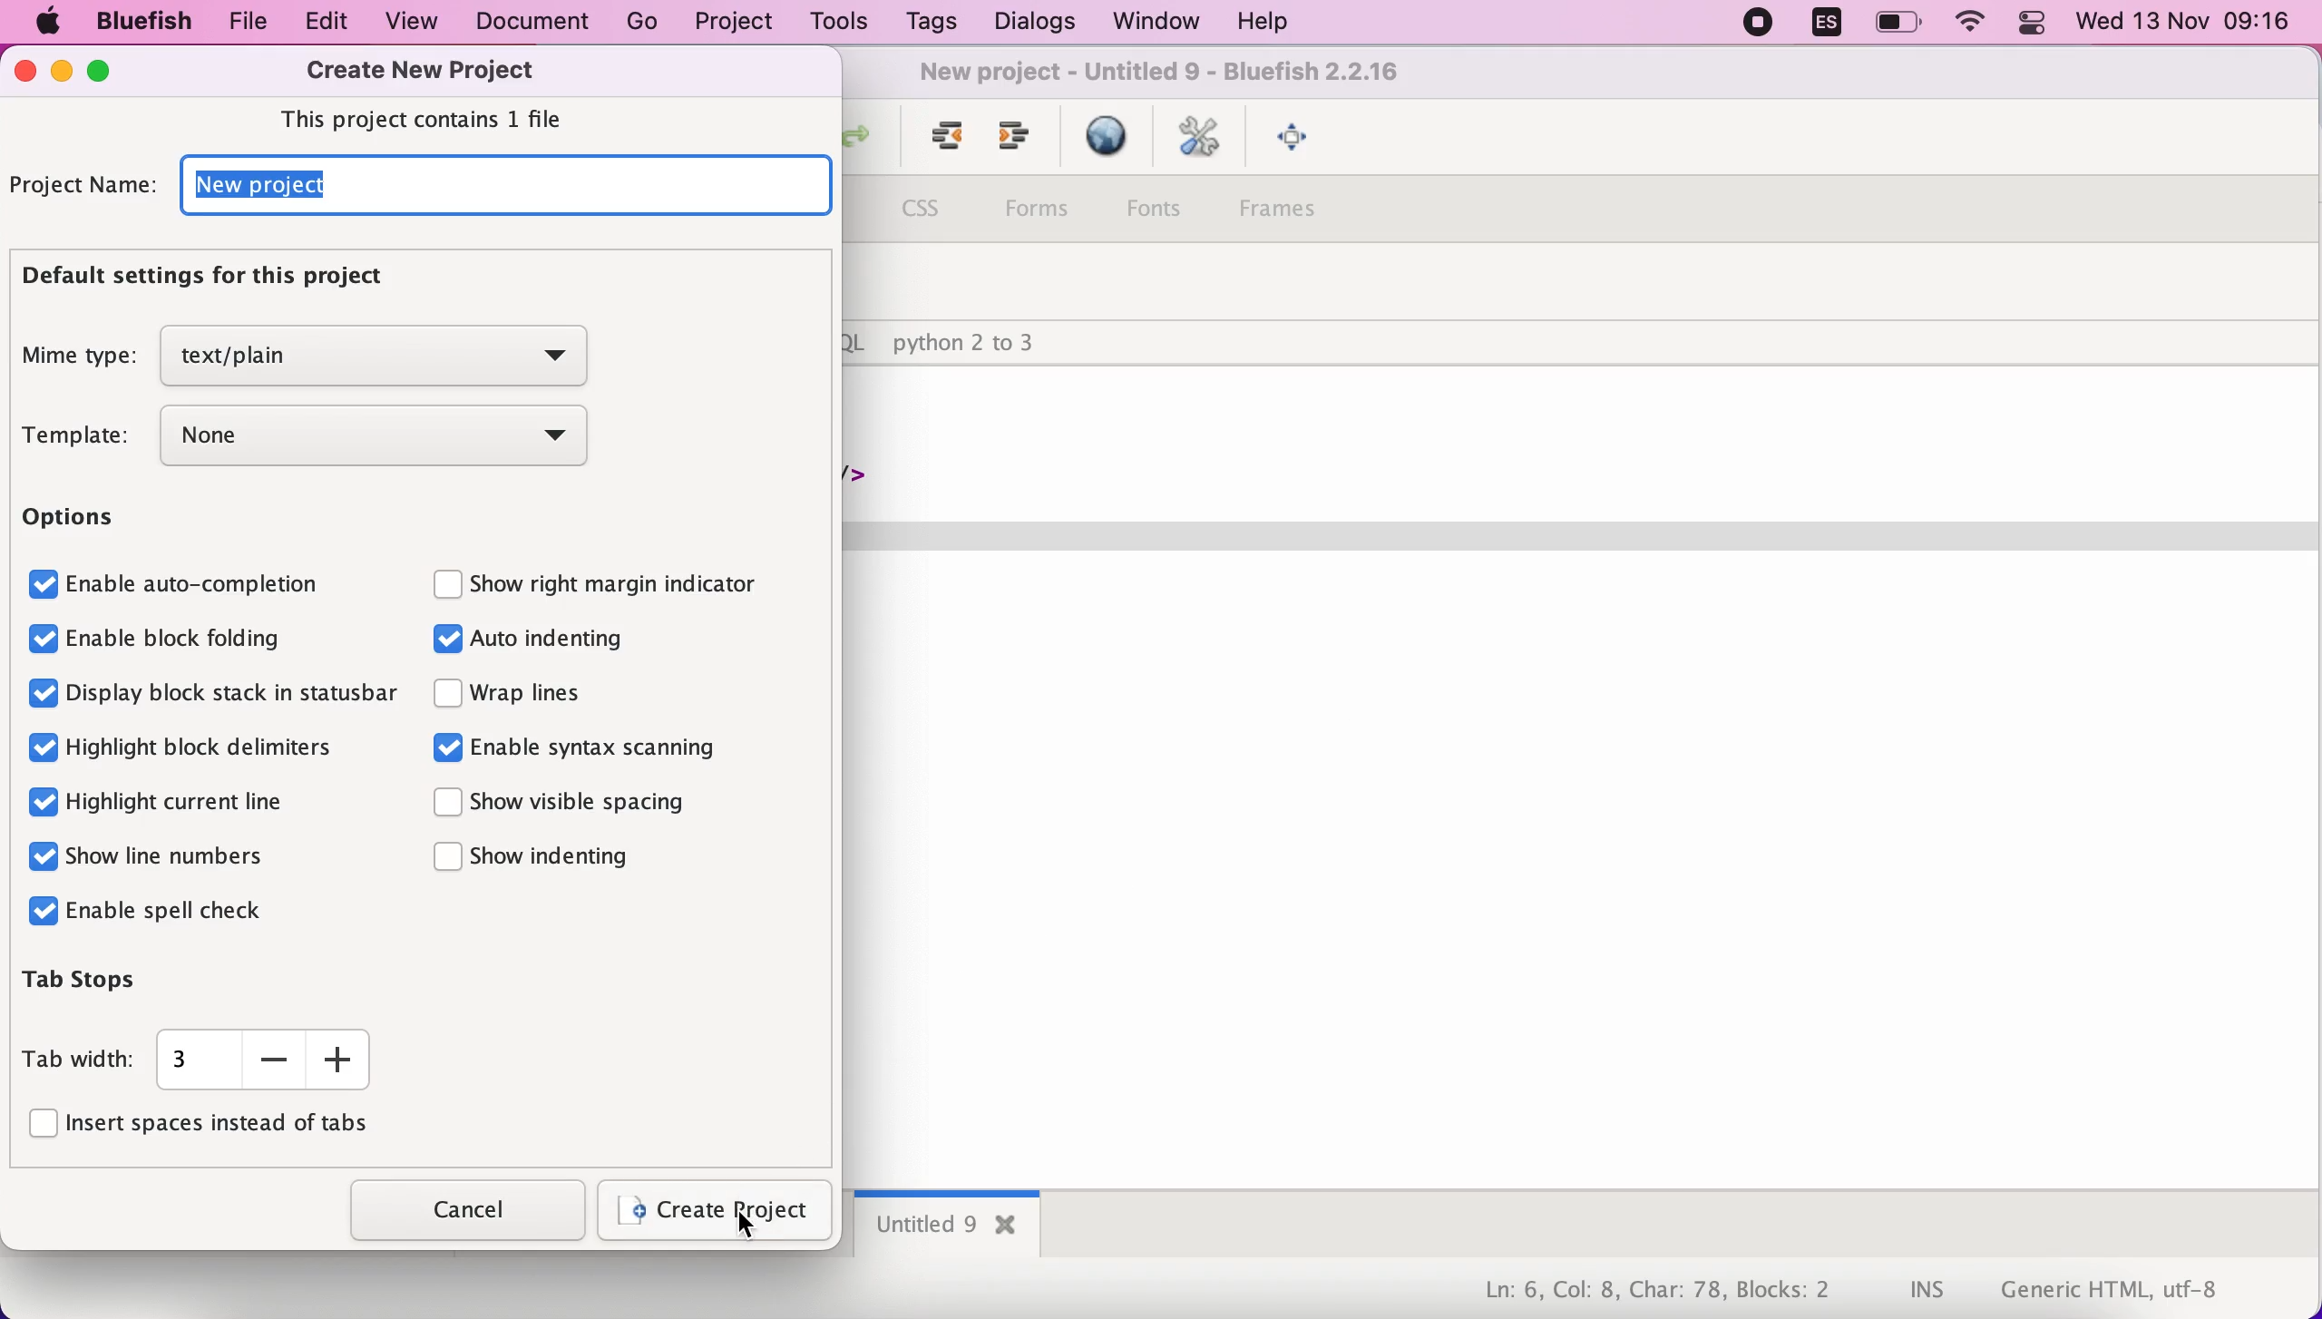  I want to click on untitled 9, so click(943, 1227).